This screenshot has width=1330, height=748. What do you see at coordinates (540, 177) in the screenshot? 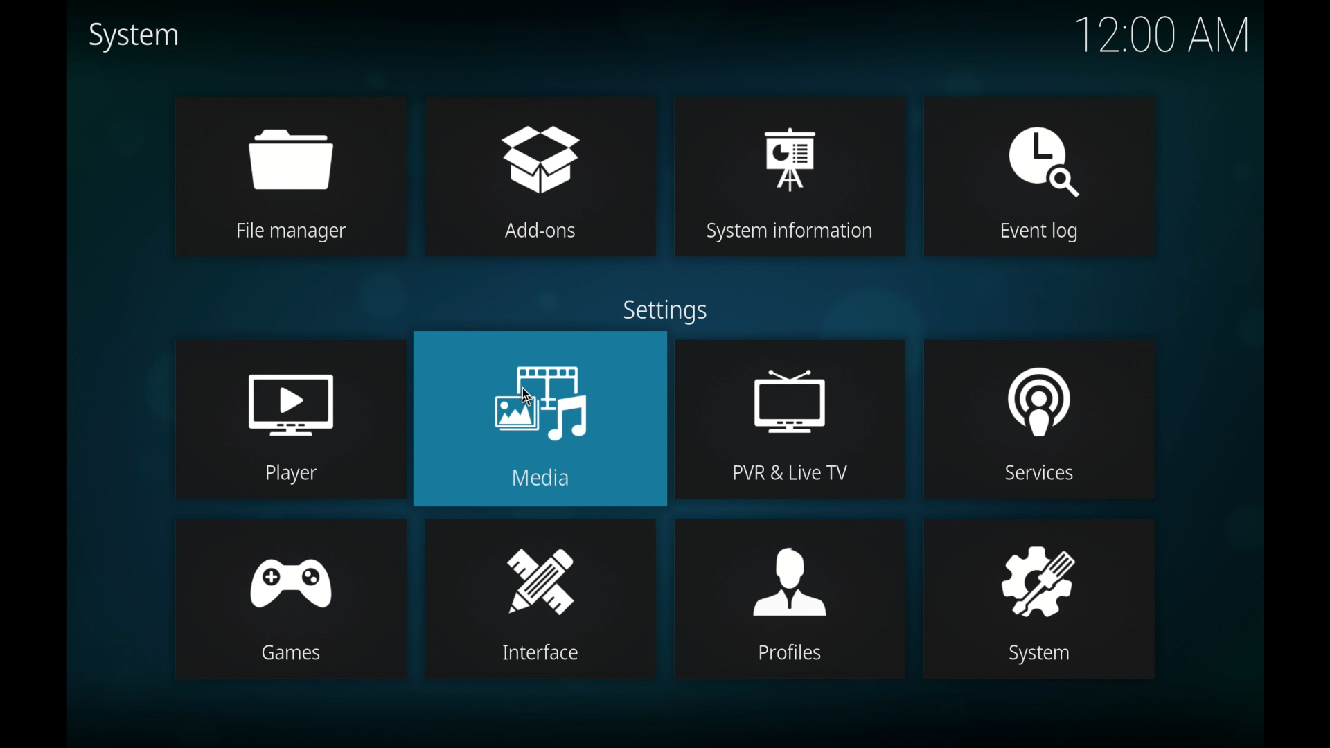
I see `add-ons` at bounding box center [540, 177].